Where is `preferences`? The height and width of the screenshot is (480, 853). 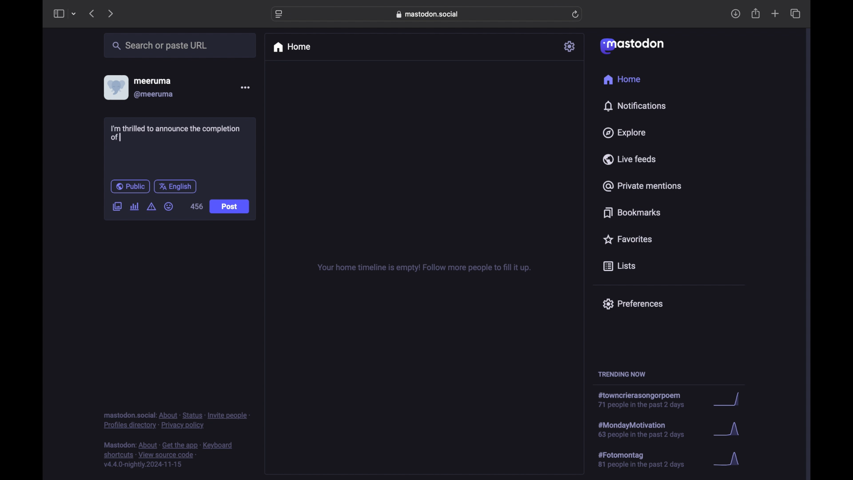 preferences is located at coordinates (633, 304).